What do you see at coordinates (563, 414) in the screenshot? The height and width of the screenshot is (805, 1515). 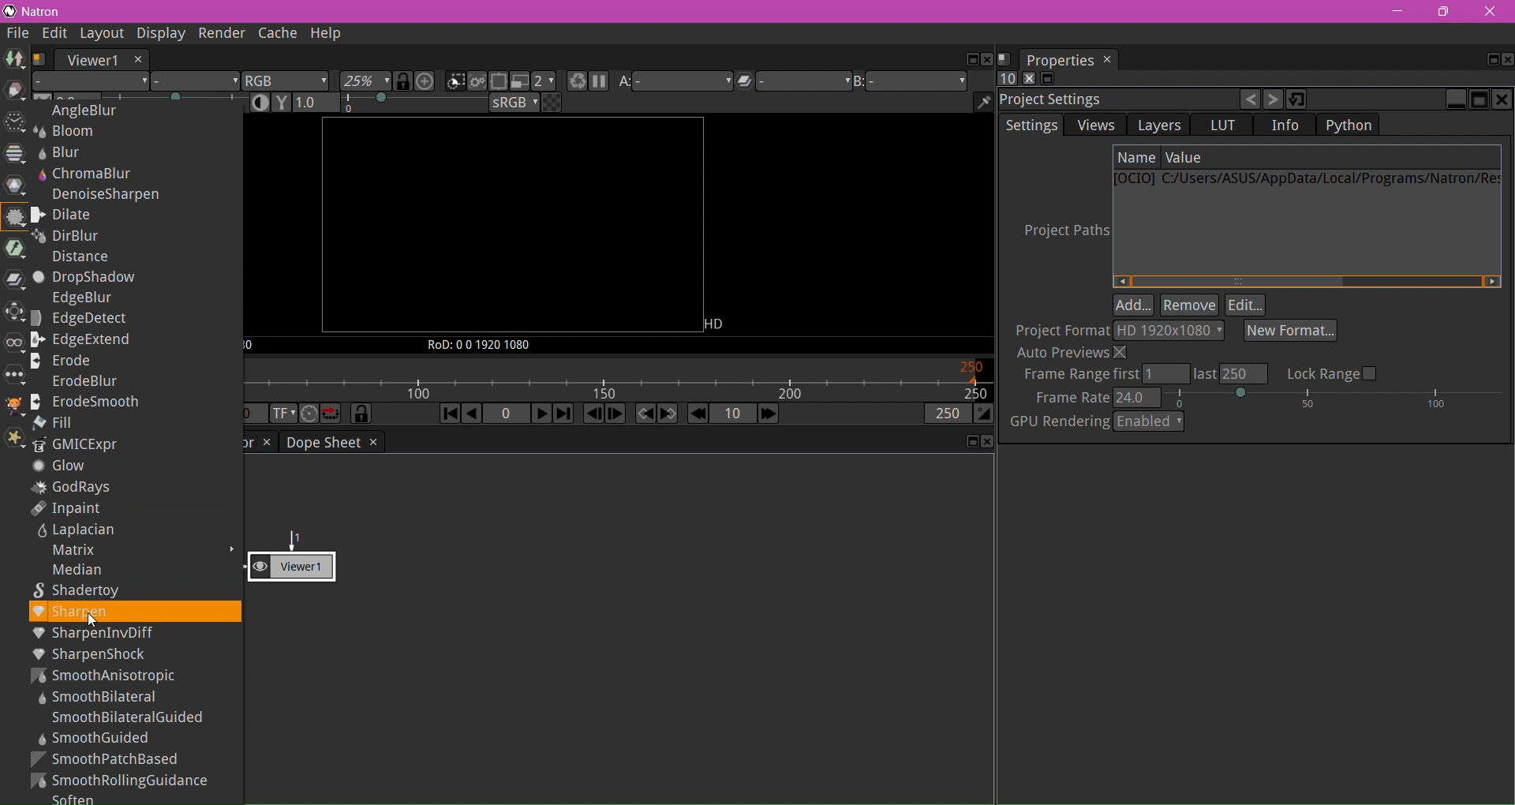 I see `Last farme` at bounding box center [563, 414].